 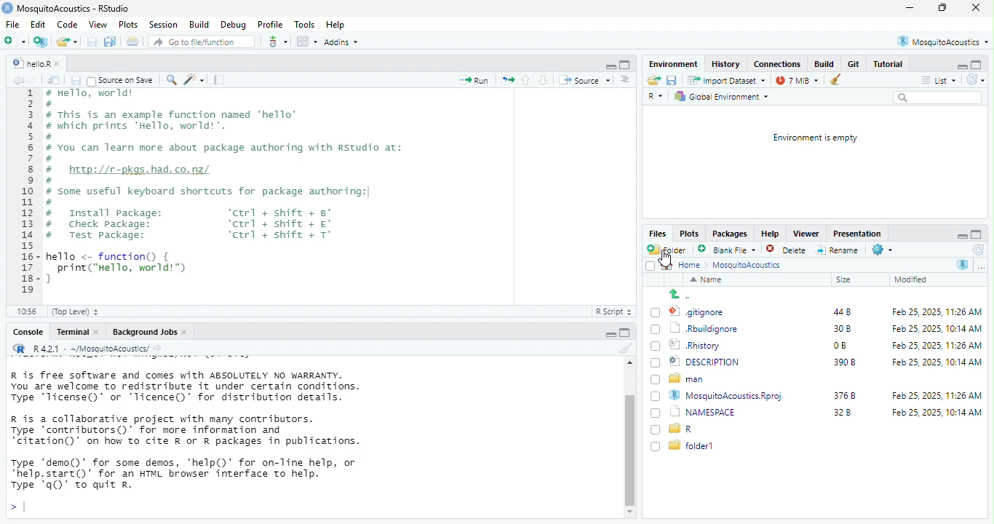 I want to click on (Top Level) , so click(x=81, y=312).